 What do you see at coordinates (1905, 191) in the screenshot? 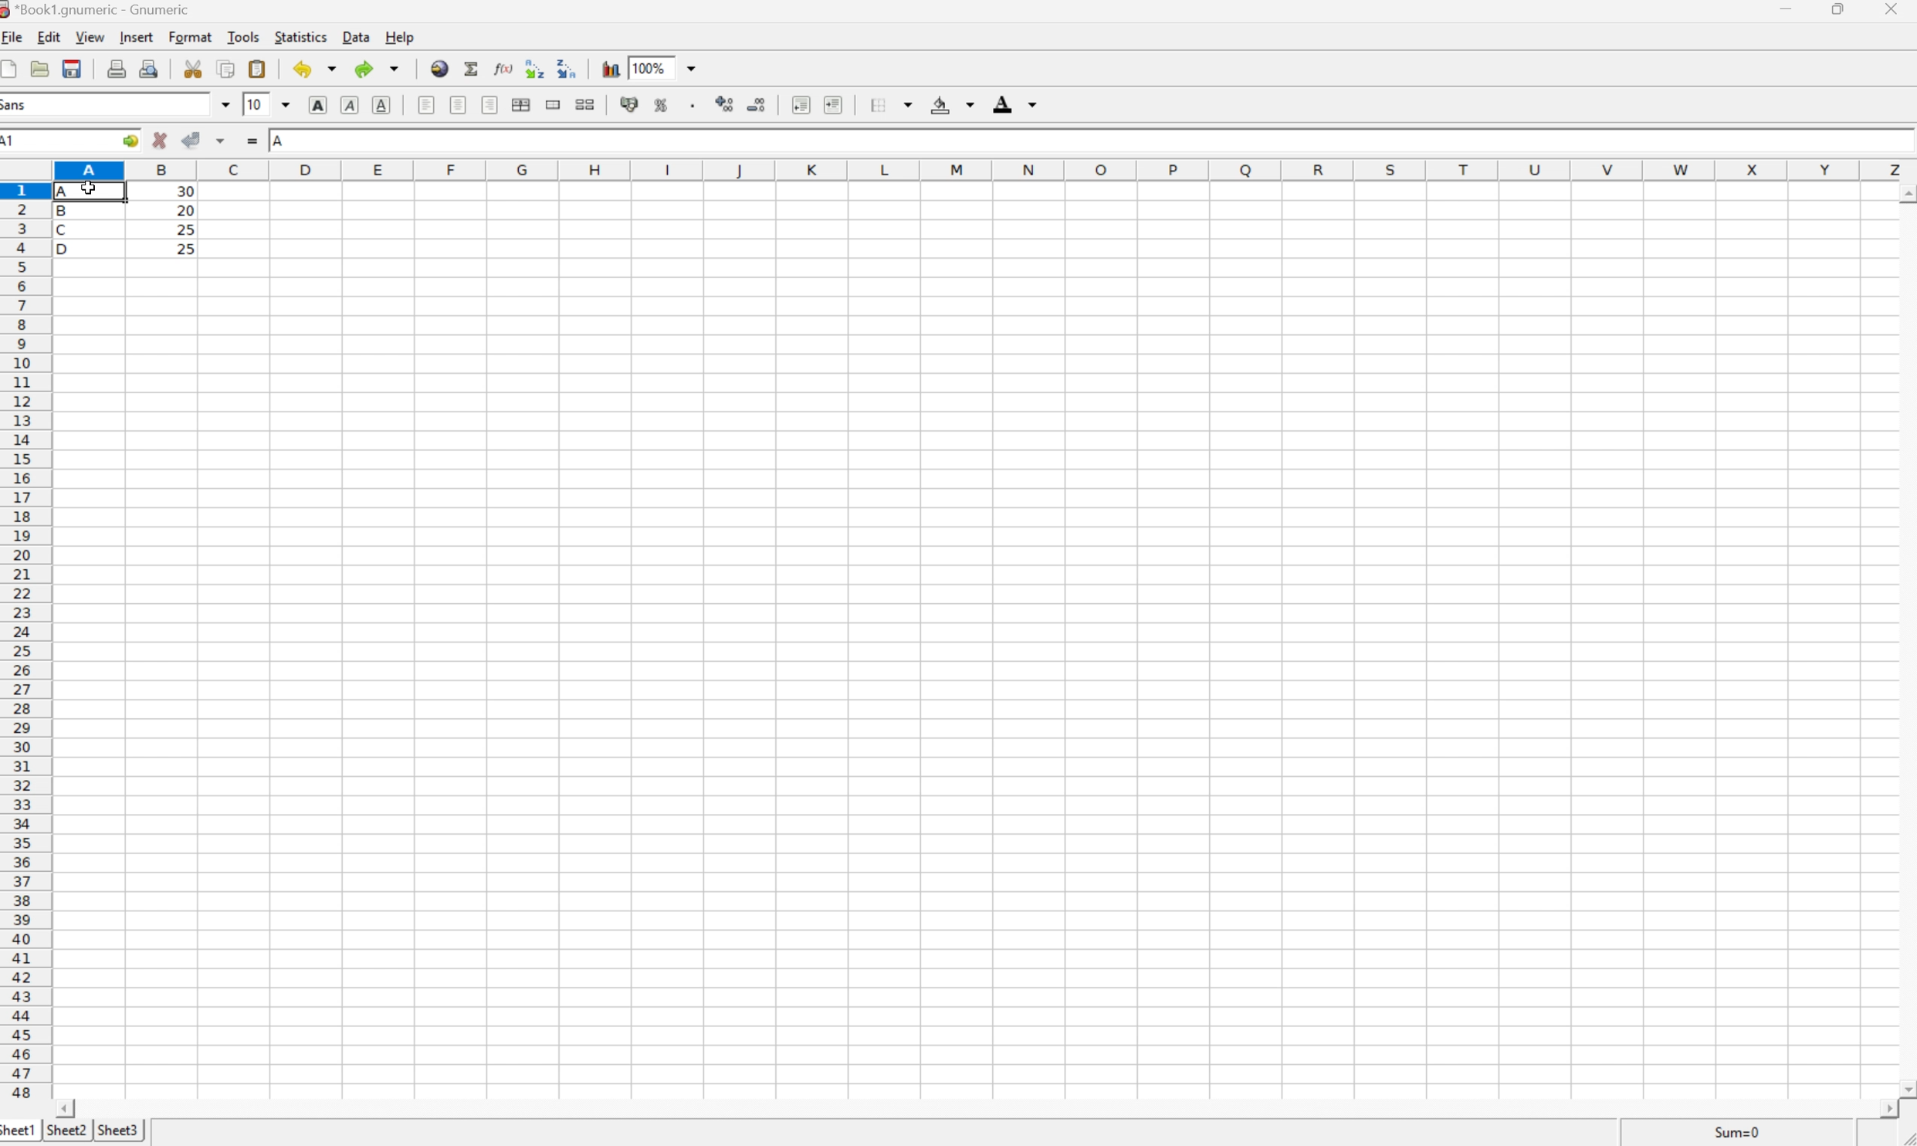
I see `Scroll Up` at bounding box center [1905, 191].